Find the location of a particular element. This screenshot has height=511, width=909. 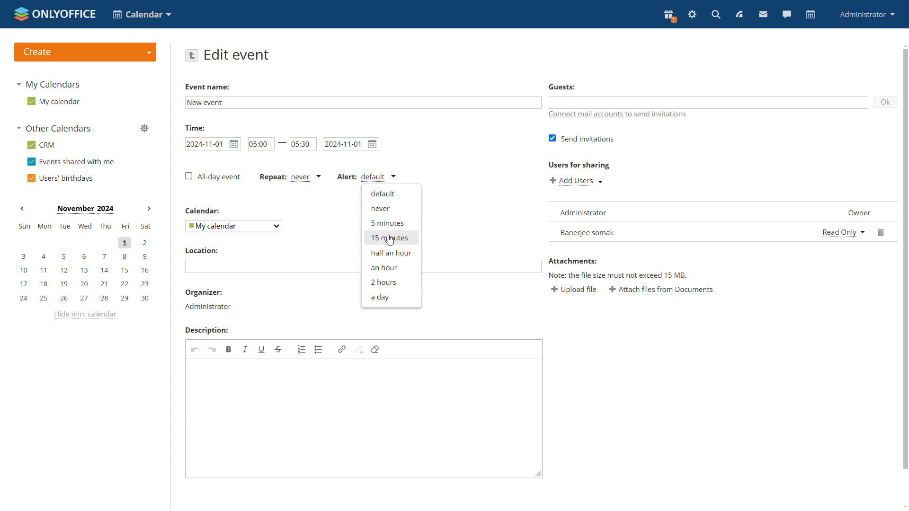

hide mini calendar is located at coordinates (85, 315).